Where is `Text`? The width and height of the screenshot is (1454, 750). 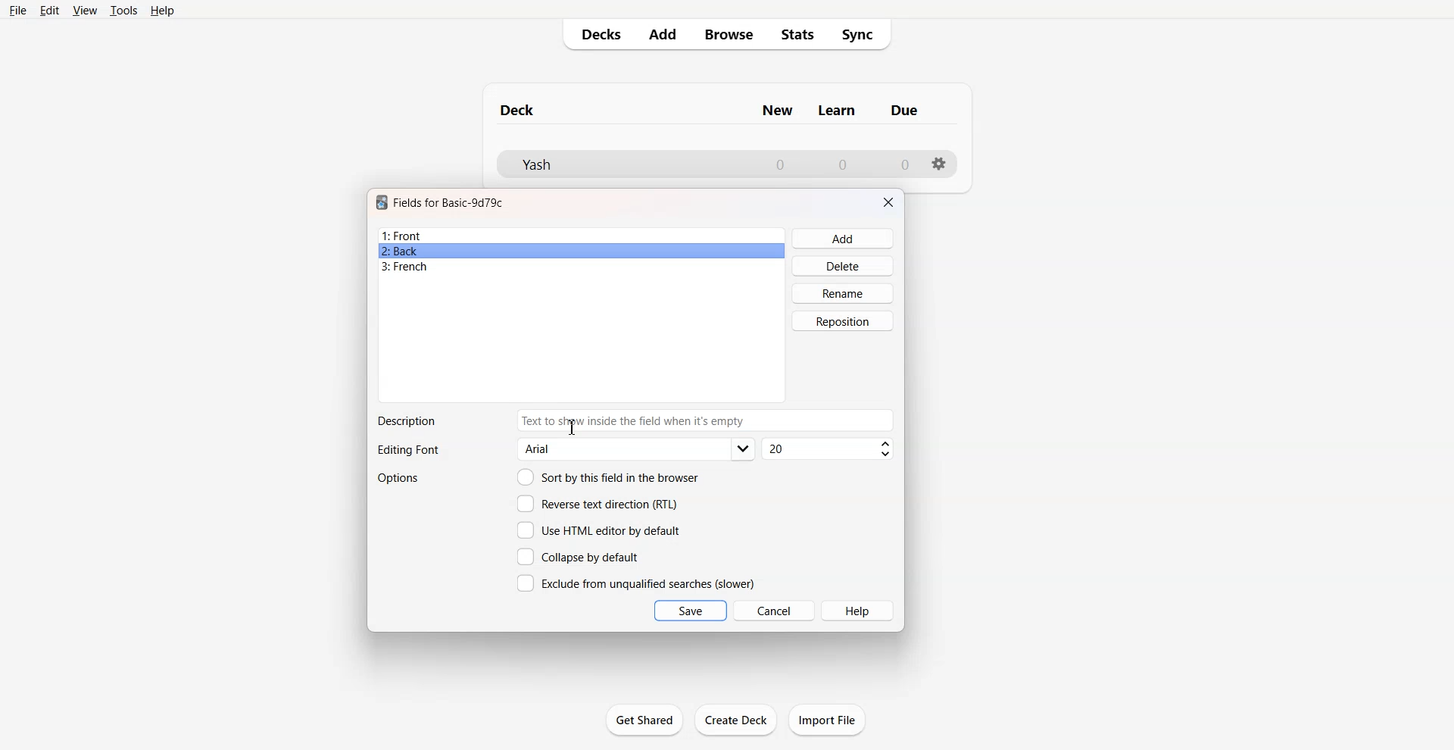 Text is located at coordinates (590, 420).